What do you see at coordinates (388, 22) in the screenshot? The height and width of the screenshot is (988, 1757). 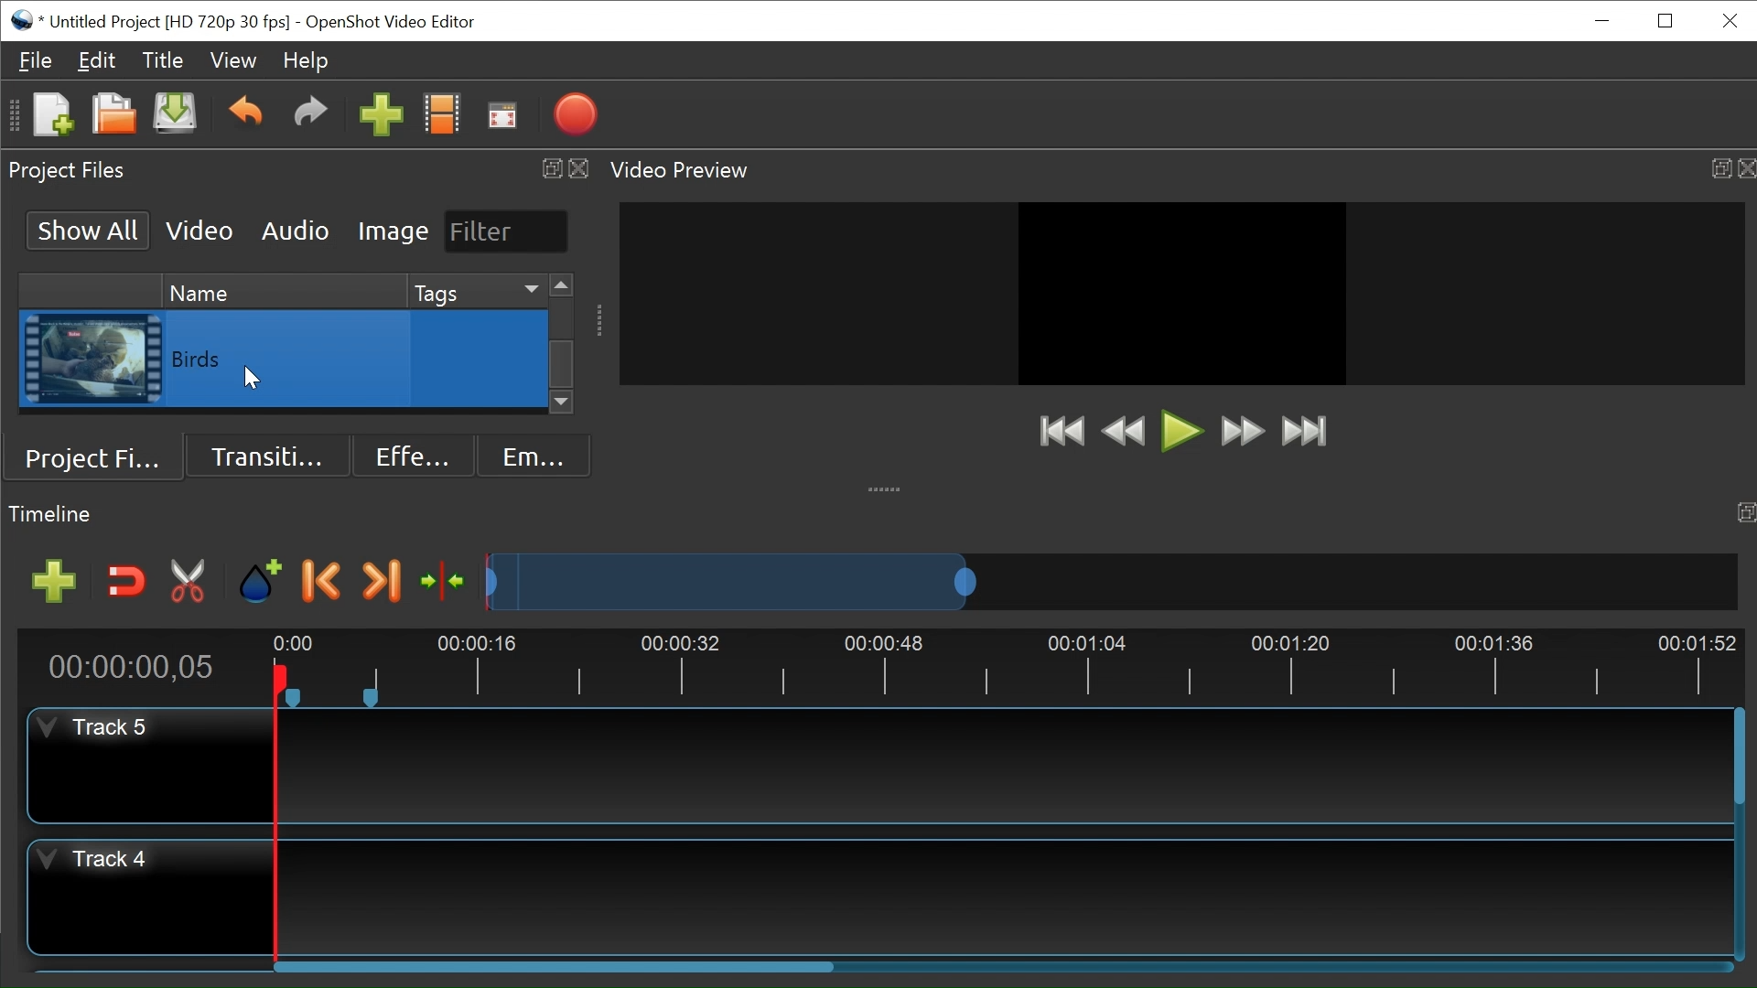 I see `OpenShot Video Editor` at bounding box center [388, 22].